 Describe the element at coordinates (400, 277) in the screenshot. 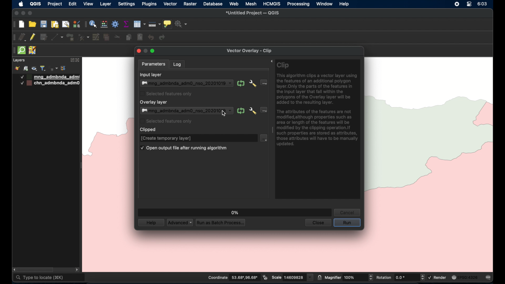

I see `rotation` at that location.